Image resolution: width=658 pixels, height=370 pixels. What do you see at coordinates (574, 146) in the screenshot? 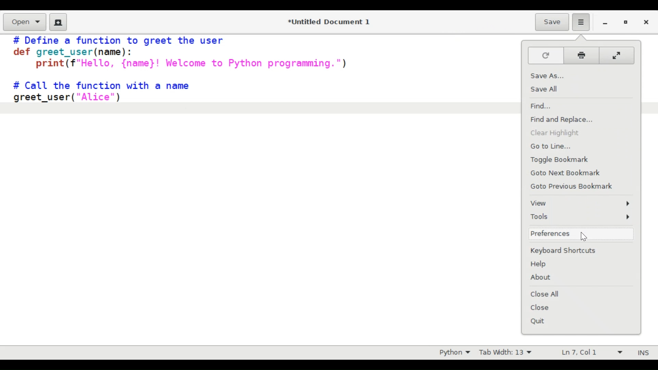
I see `Go to Line` at bounding box center [574, 146].